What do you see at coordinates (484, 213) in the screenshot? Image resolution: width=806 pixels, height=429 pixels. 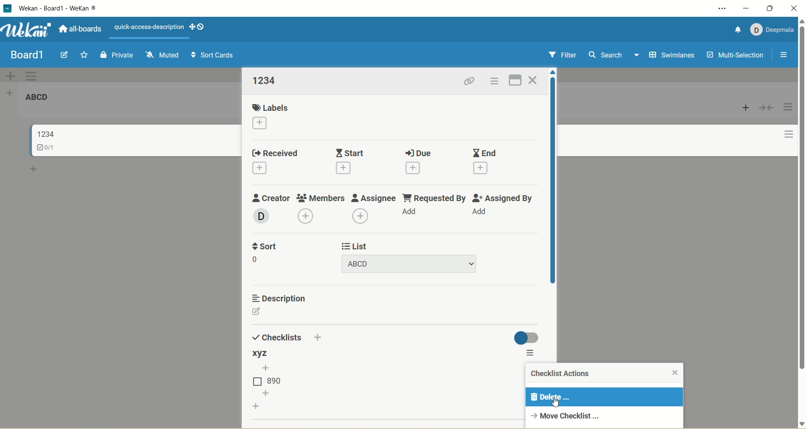 I see `add` at bounding box center [484, 213].